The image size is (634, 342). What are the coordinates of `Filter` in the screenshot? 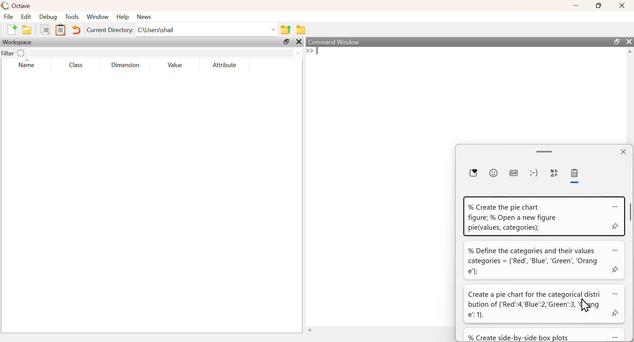 It's located at (14, 52).